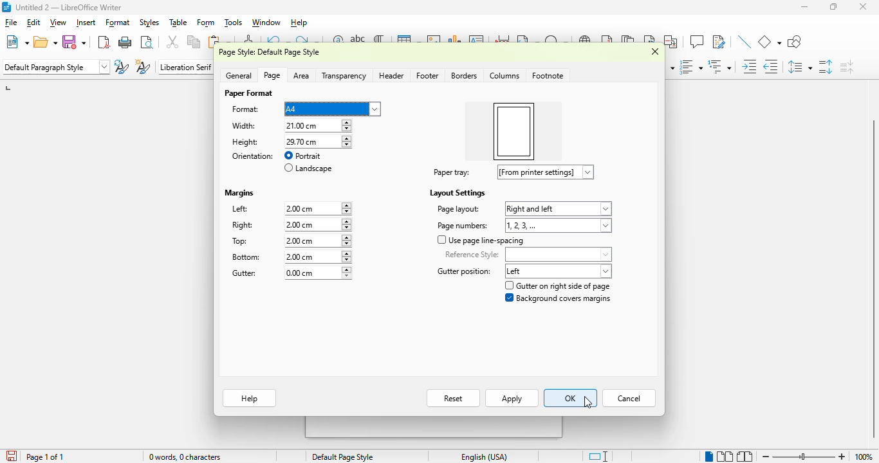 This screenshot has width=879, height=463. I want to click on transparency, so click(344, 77).